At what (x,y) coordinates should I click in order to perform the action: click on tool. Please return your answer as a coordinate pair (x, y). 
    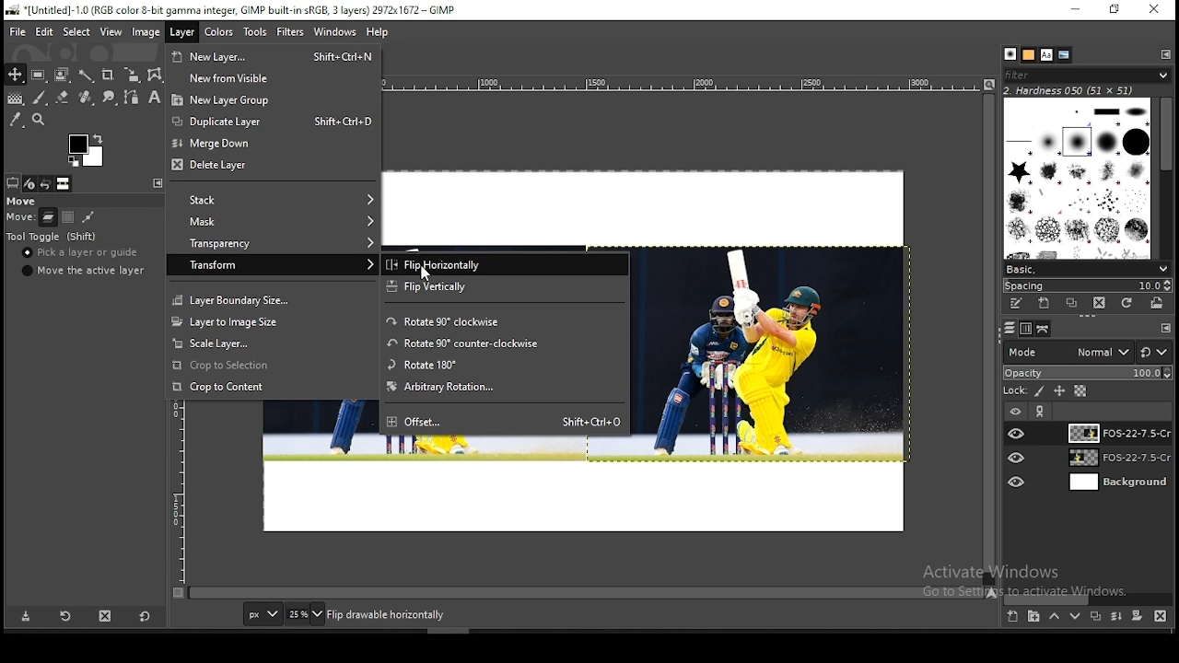
    Looking at the image, I should click on (1165, 53).